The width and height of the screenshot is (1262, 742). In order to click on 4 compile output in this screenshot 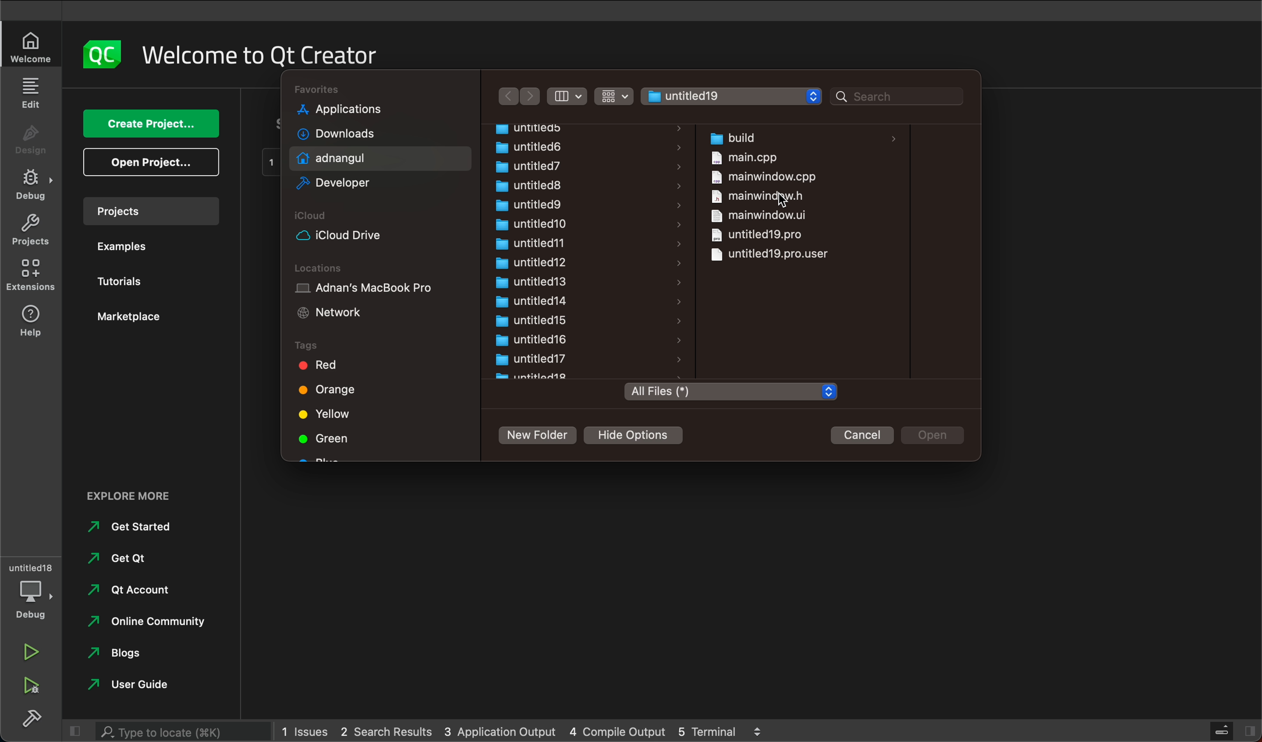, I will do `click(614, 730)`.